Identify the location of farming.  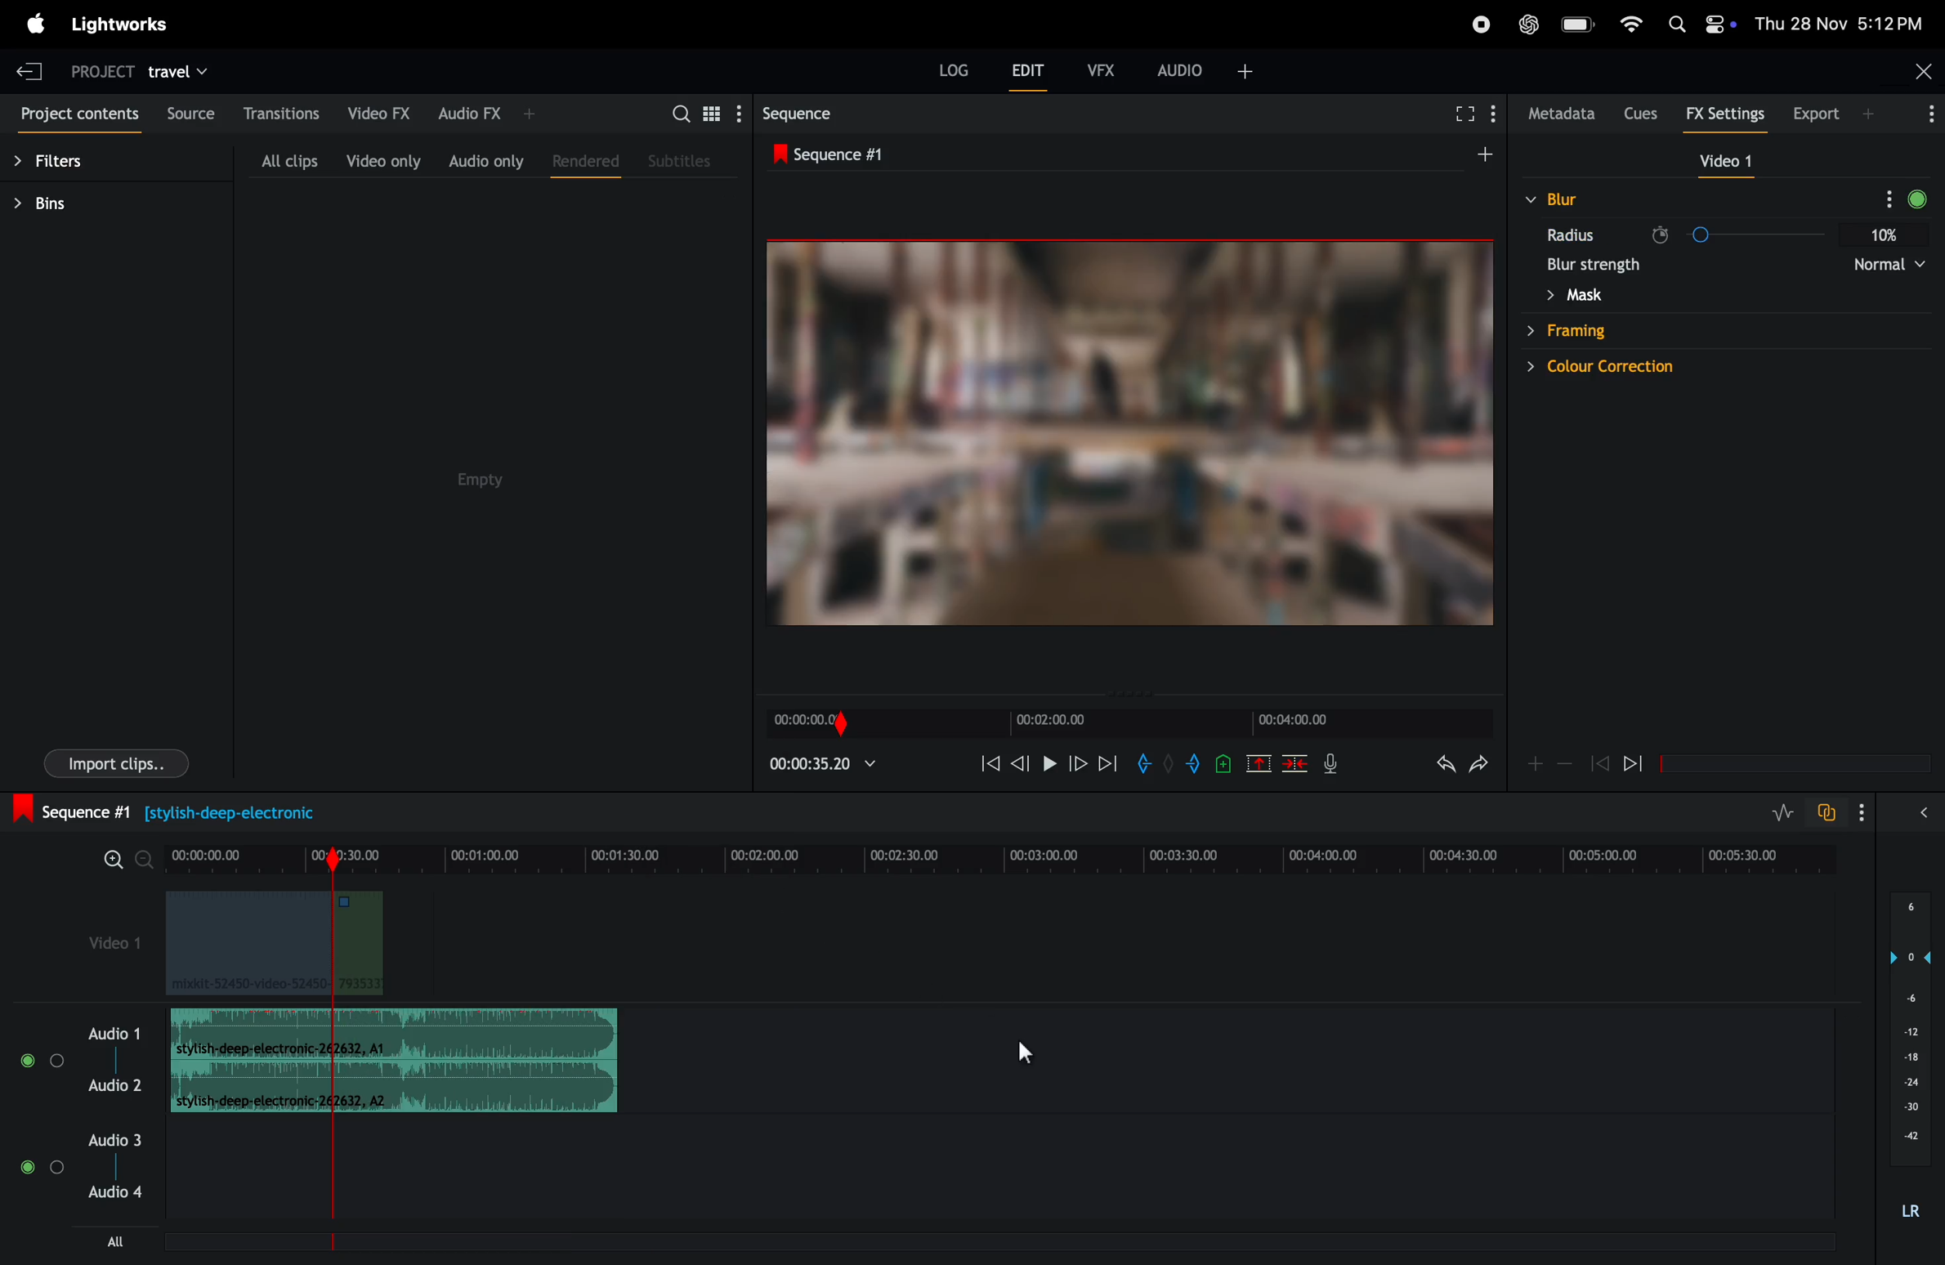
(1727, 332).